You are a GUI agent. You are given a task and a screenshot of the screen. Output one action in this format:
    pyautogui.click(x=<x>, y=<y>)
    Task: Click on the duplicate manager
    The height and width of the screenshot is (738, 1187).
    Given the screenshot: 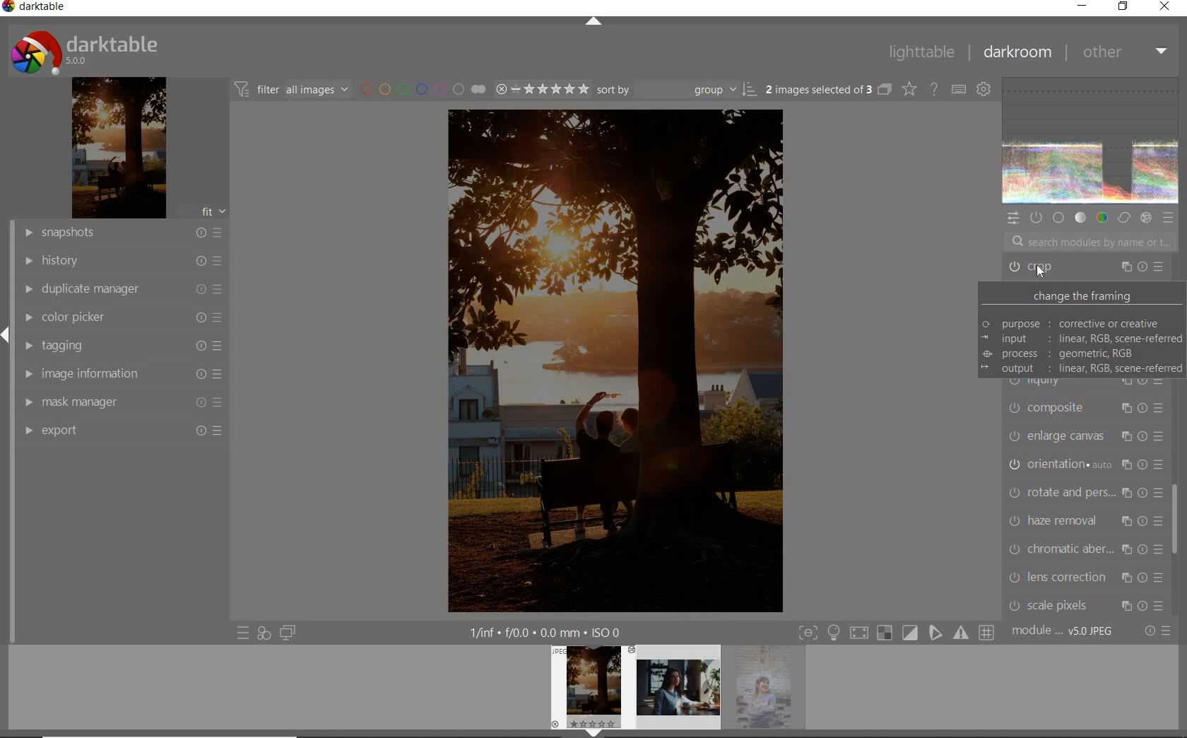 What is the action you would take?
    pyautogui.click(x=122, y=288)
    